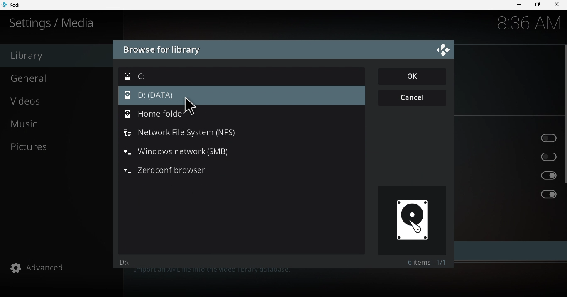 This screenshot has height=297, width=567. I want to click on Browse for library, so click(161, 50).